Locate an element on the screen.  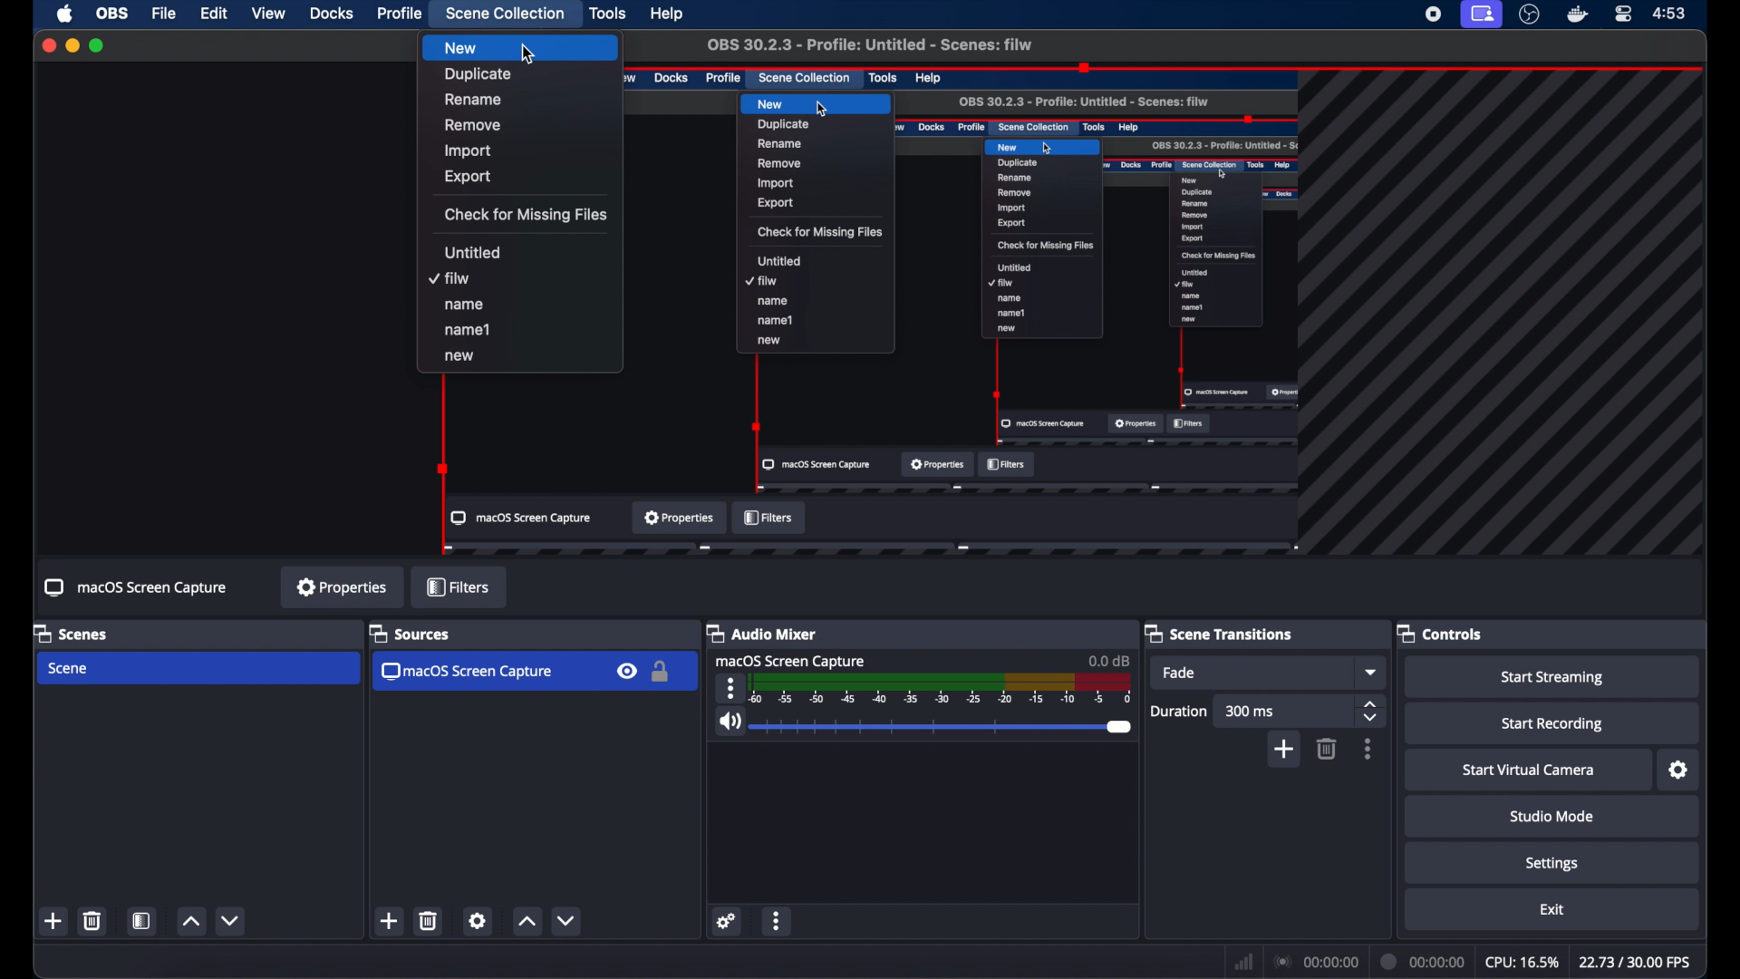
docker is located at coordinates (1575, 15).